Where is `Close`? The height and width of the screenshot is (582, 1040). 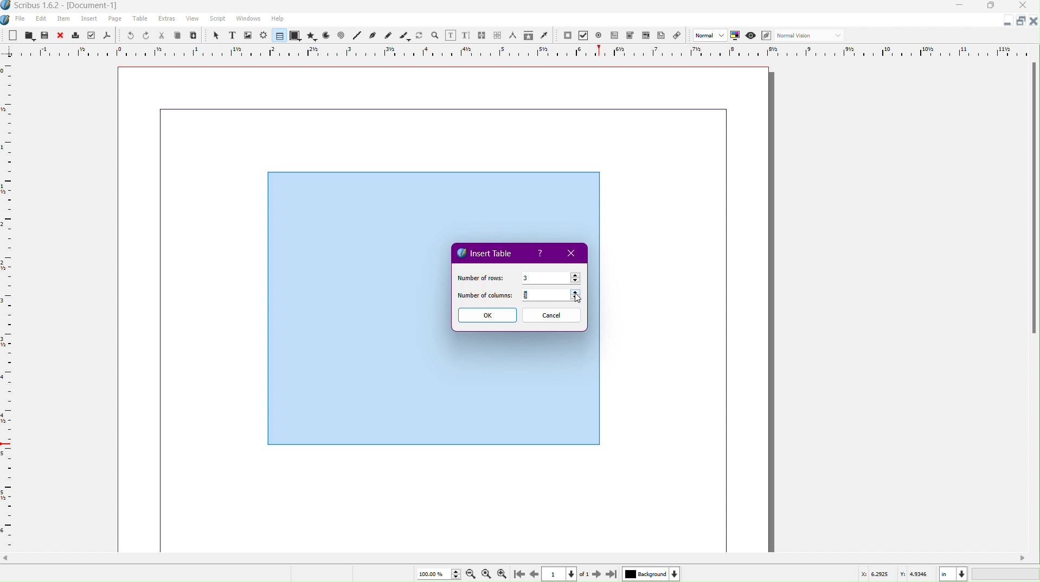 Close is located at coordinates (1026, 7).